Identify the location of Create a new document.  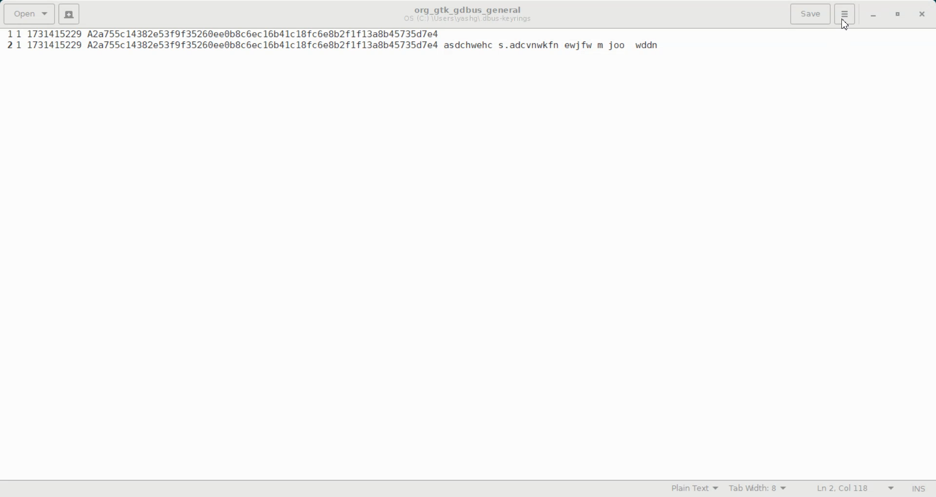
(69, 14).